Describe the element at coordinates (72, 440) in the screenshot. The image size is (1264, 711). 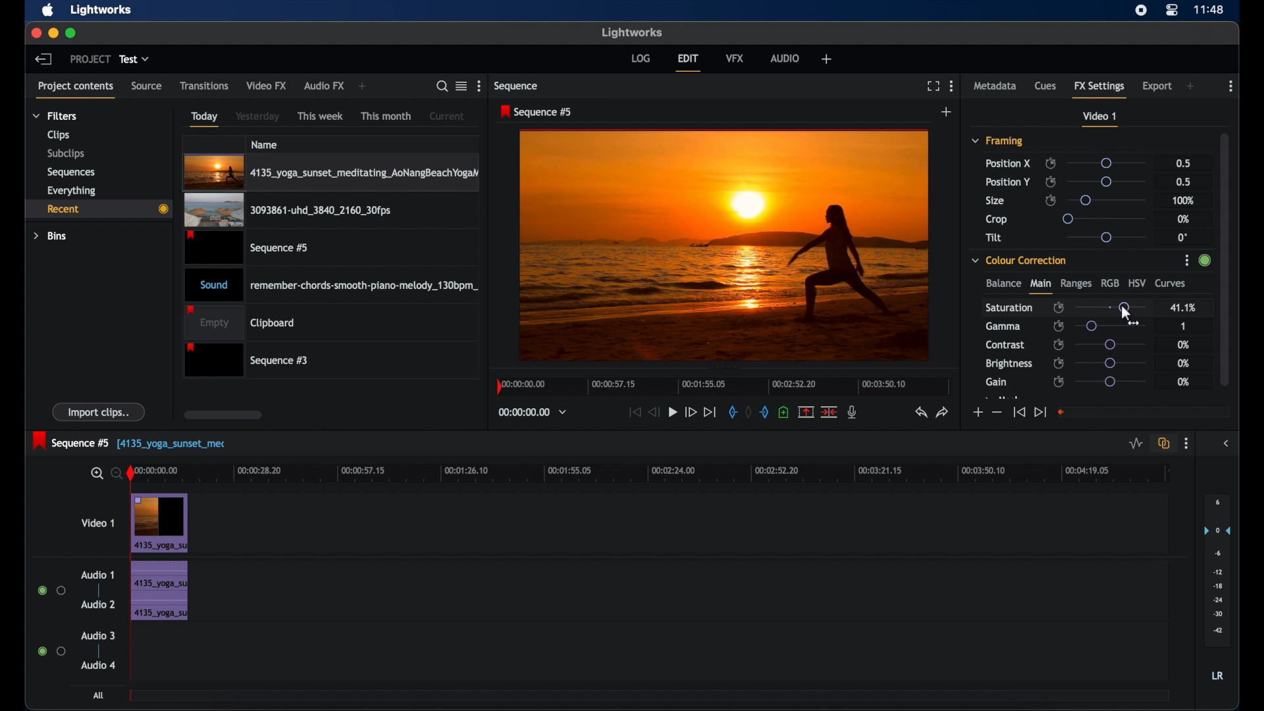
I see `sequence 5` at that location.